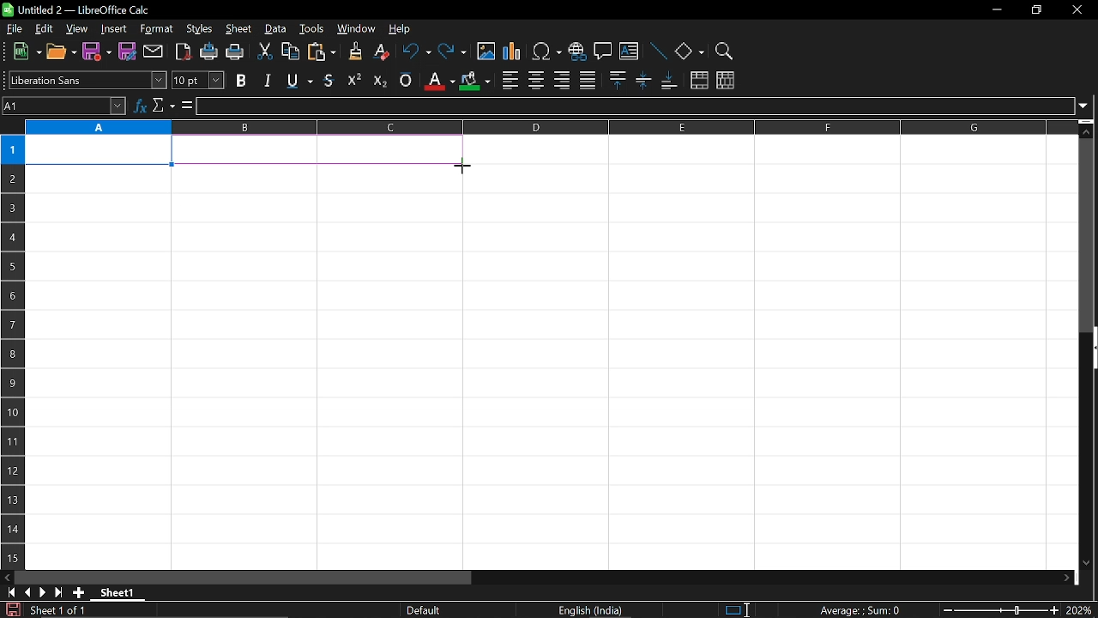  I want to click on Cursor, so click(468, 167).